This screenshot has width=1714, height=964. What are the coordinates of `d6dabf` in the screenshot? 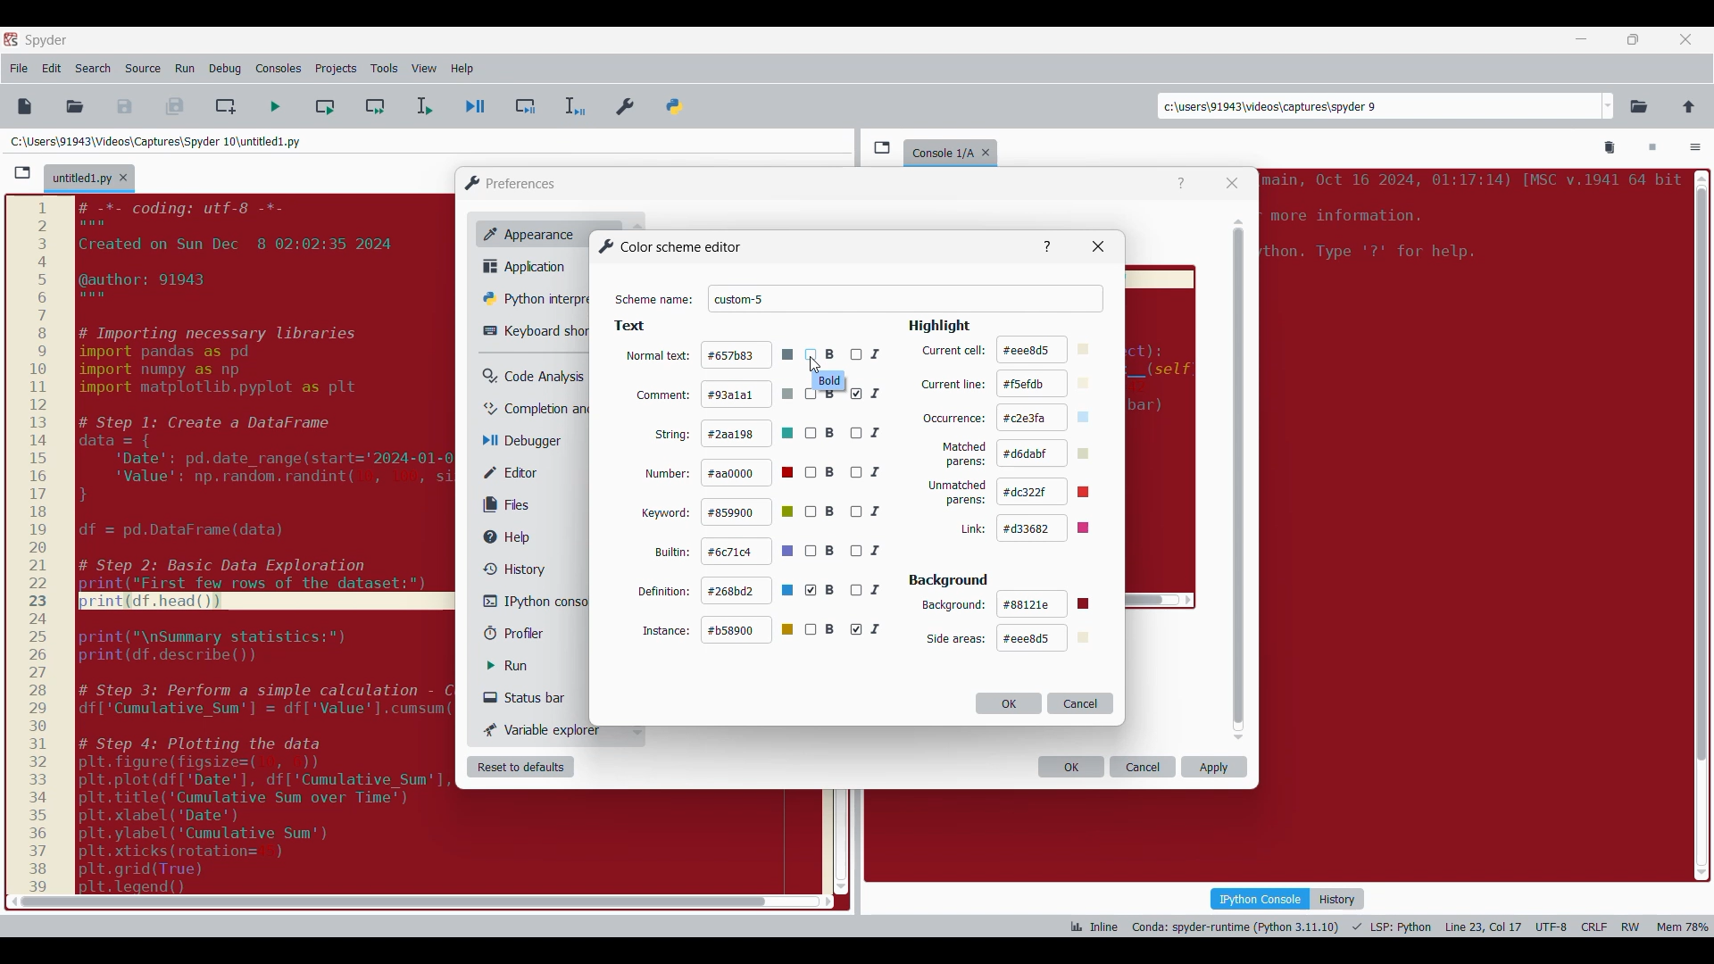 It's located at (1048, 453).